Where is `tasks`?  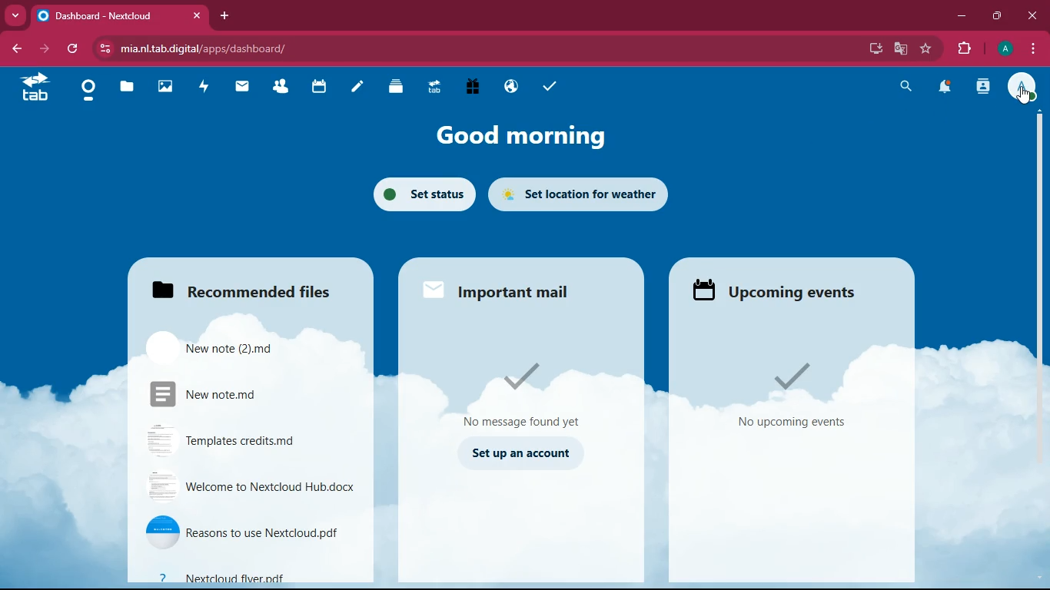 tasks is located at coordinates (545, 86).